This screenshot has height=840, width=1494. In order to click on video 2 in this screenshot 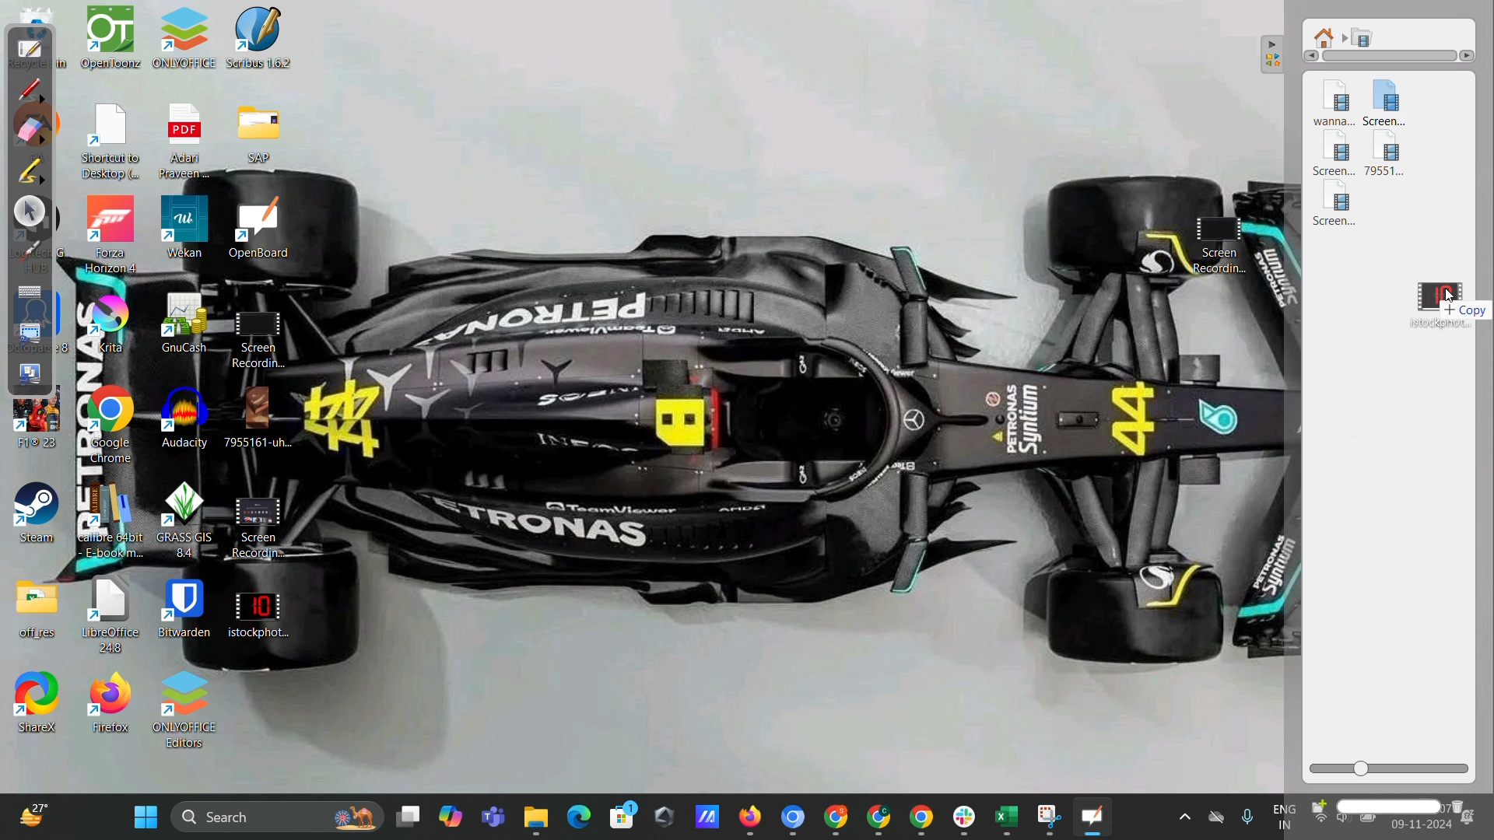, I will do `click(1397, 105)`.